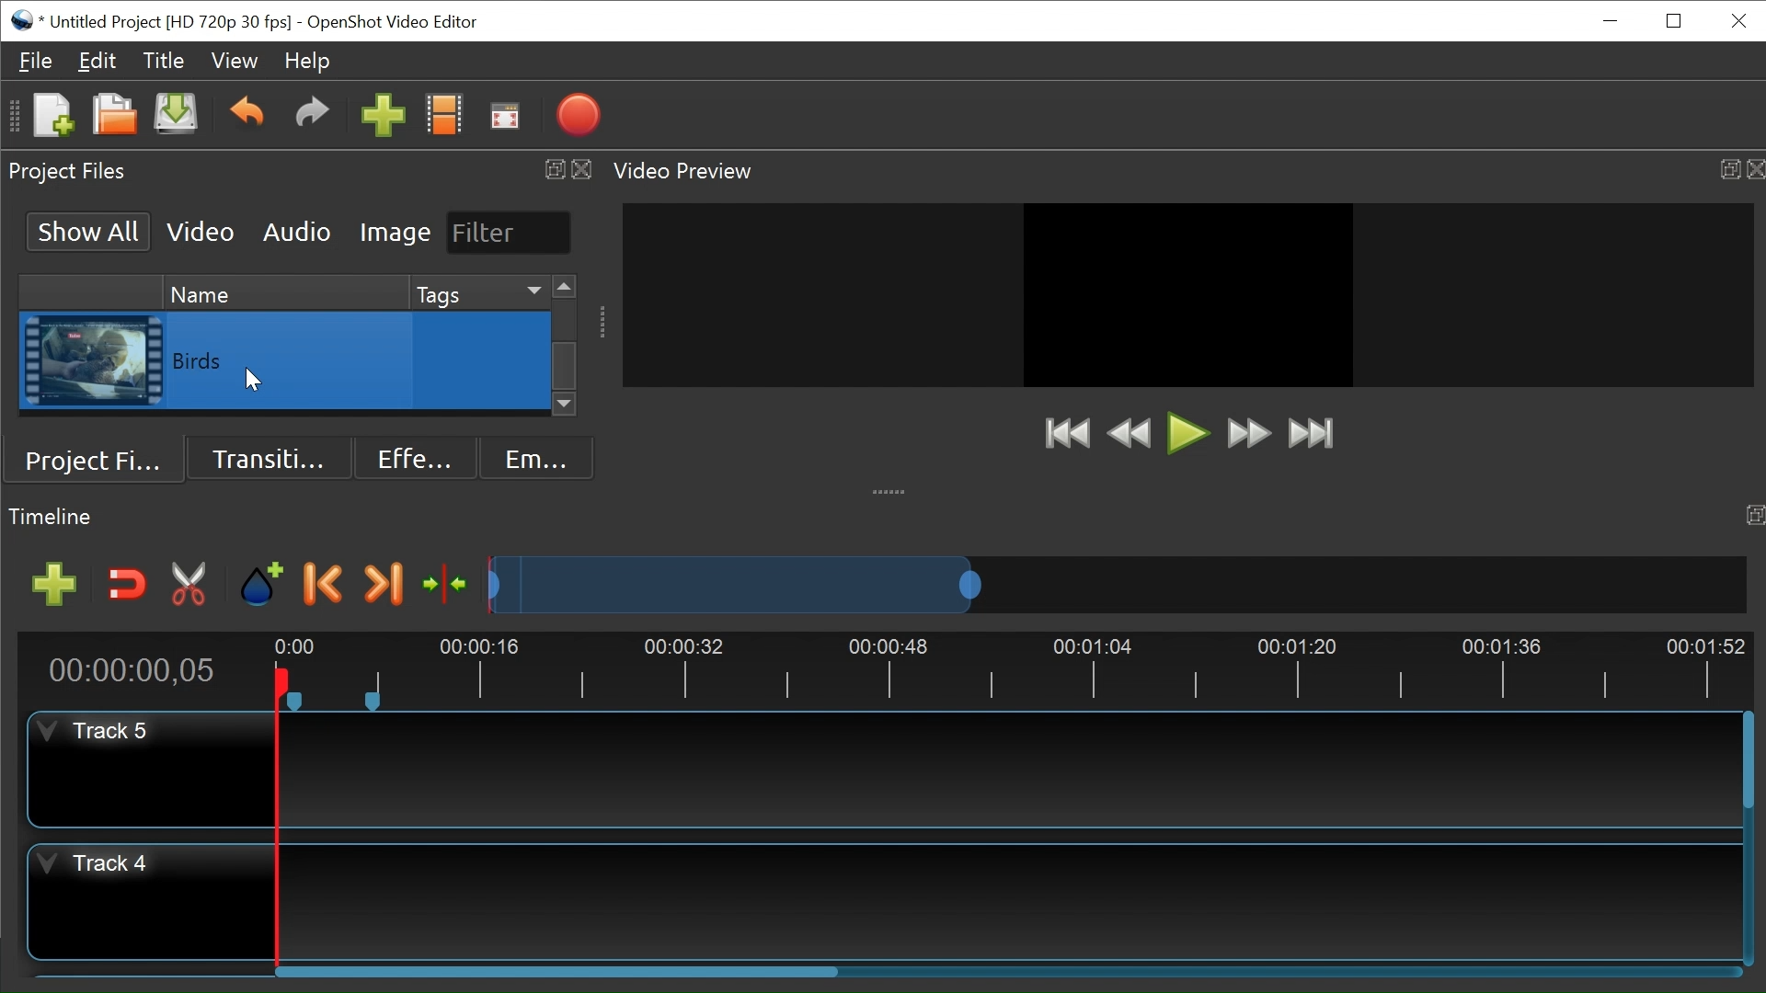  Describe the element at coordinates (290, 361) in the screenshot. I see `Clip Name` at that location.